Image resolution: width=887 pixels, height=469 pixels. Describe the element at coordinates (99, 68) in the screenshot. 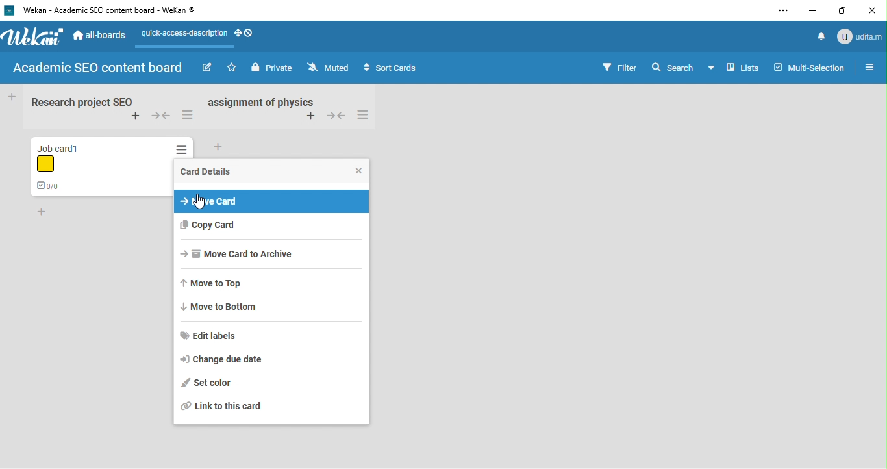

I see `board` at that location.